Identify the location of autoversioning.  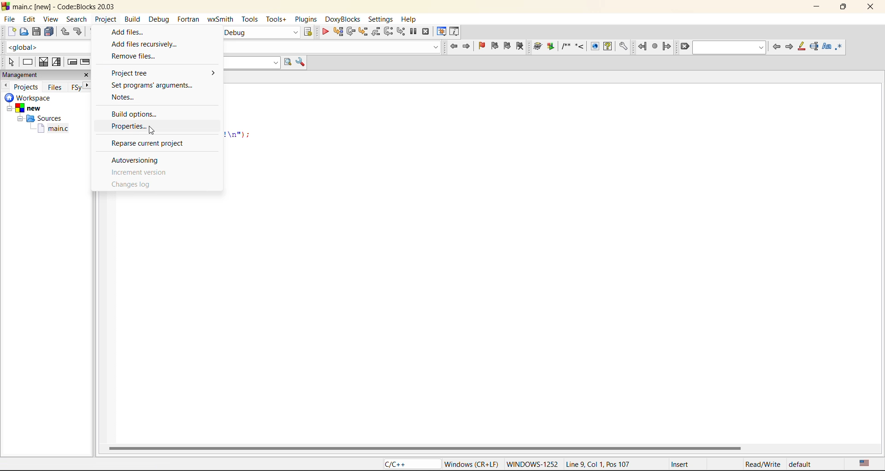
(139, 158).